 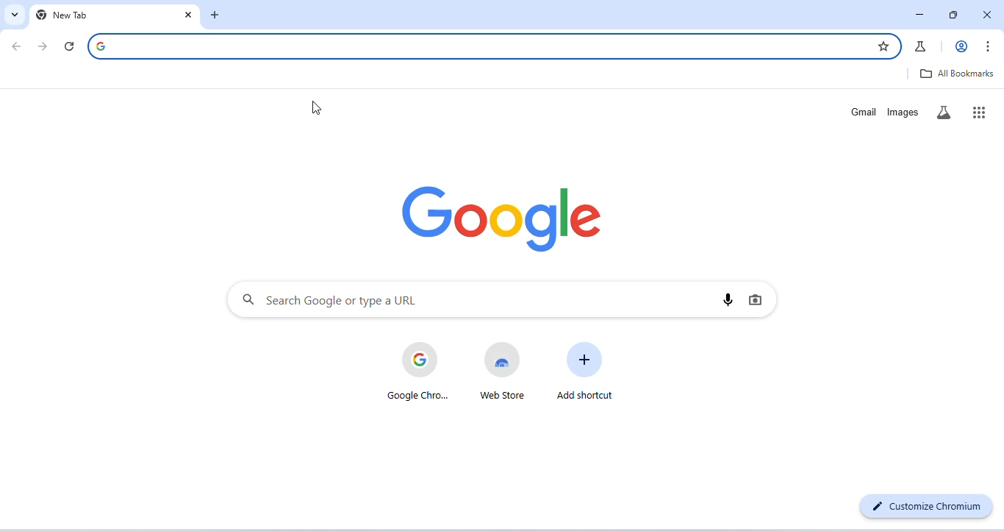 What do you see at coordinates (976, 112) in the screenshot?
I see `google apps` at bounding box center [976, 112].